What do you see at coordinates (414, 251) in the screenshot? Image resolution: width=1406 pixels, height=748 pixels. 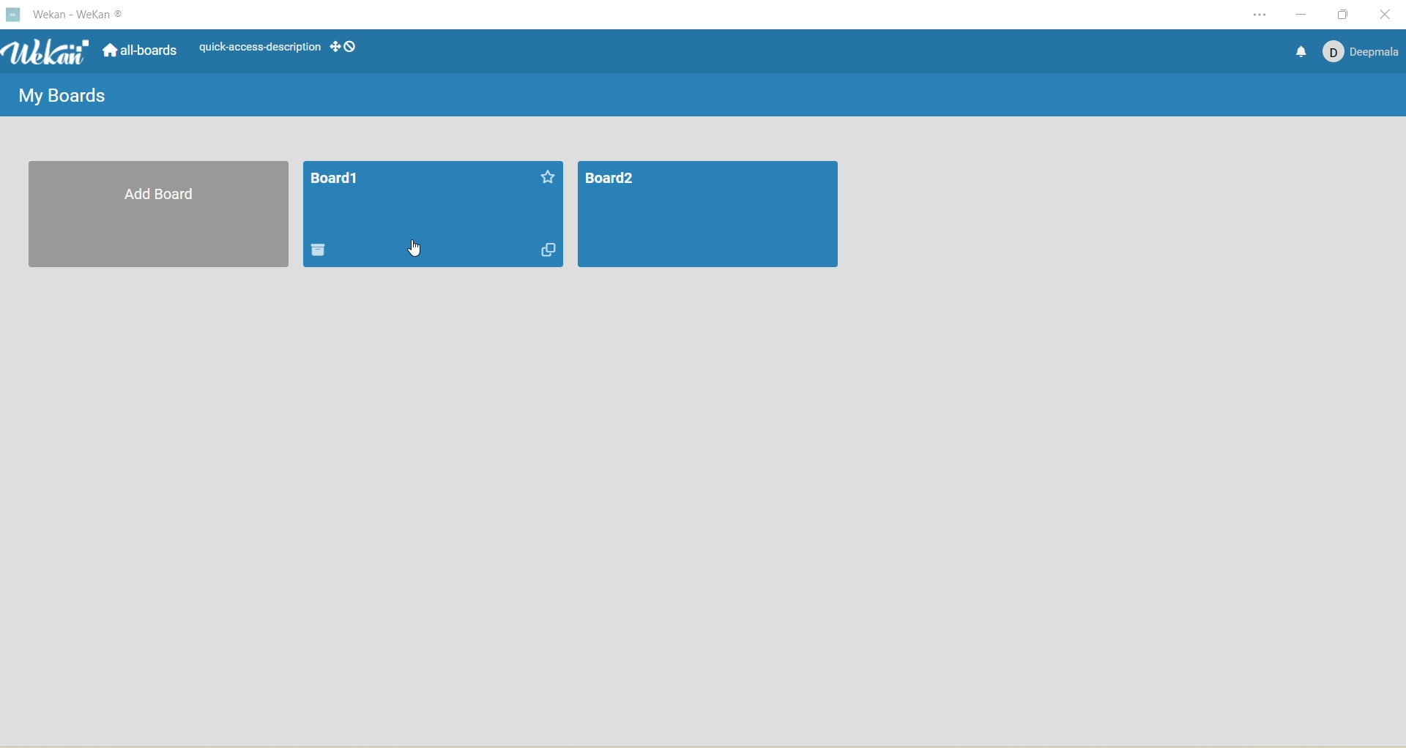 I see `cursor` at bounding box center [414, 251].